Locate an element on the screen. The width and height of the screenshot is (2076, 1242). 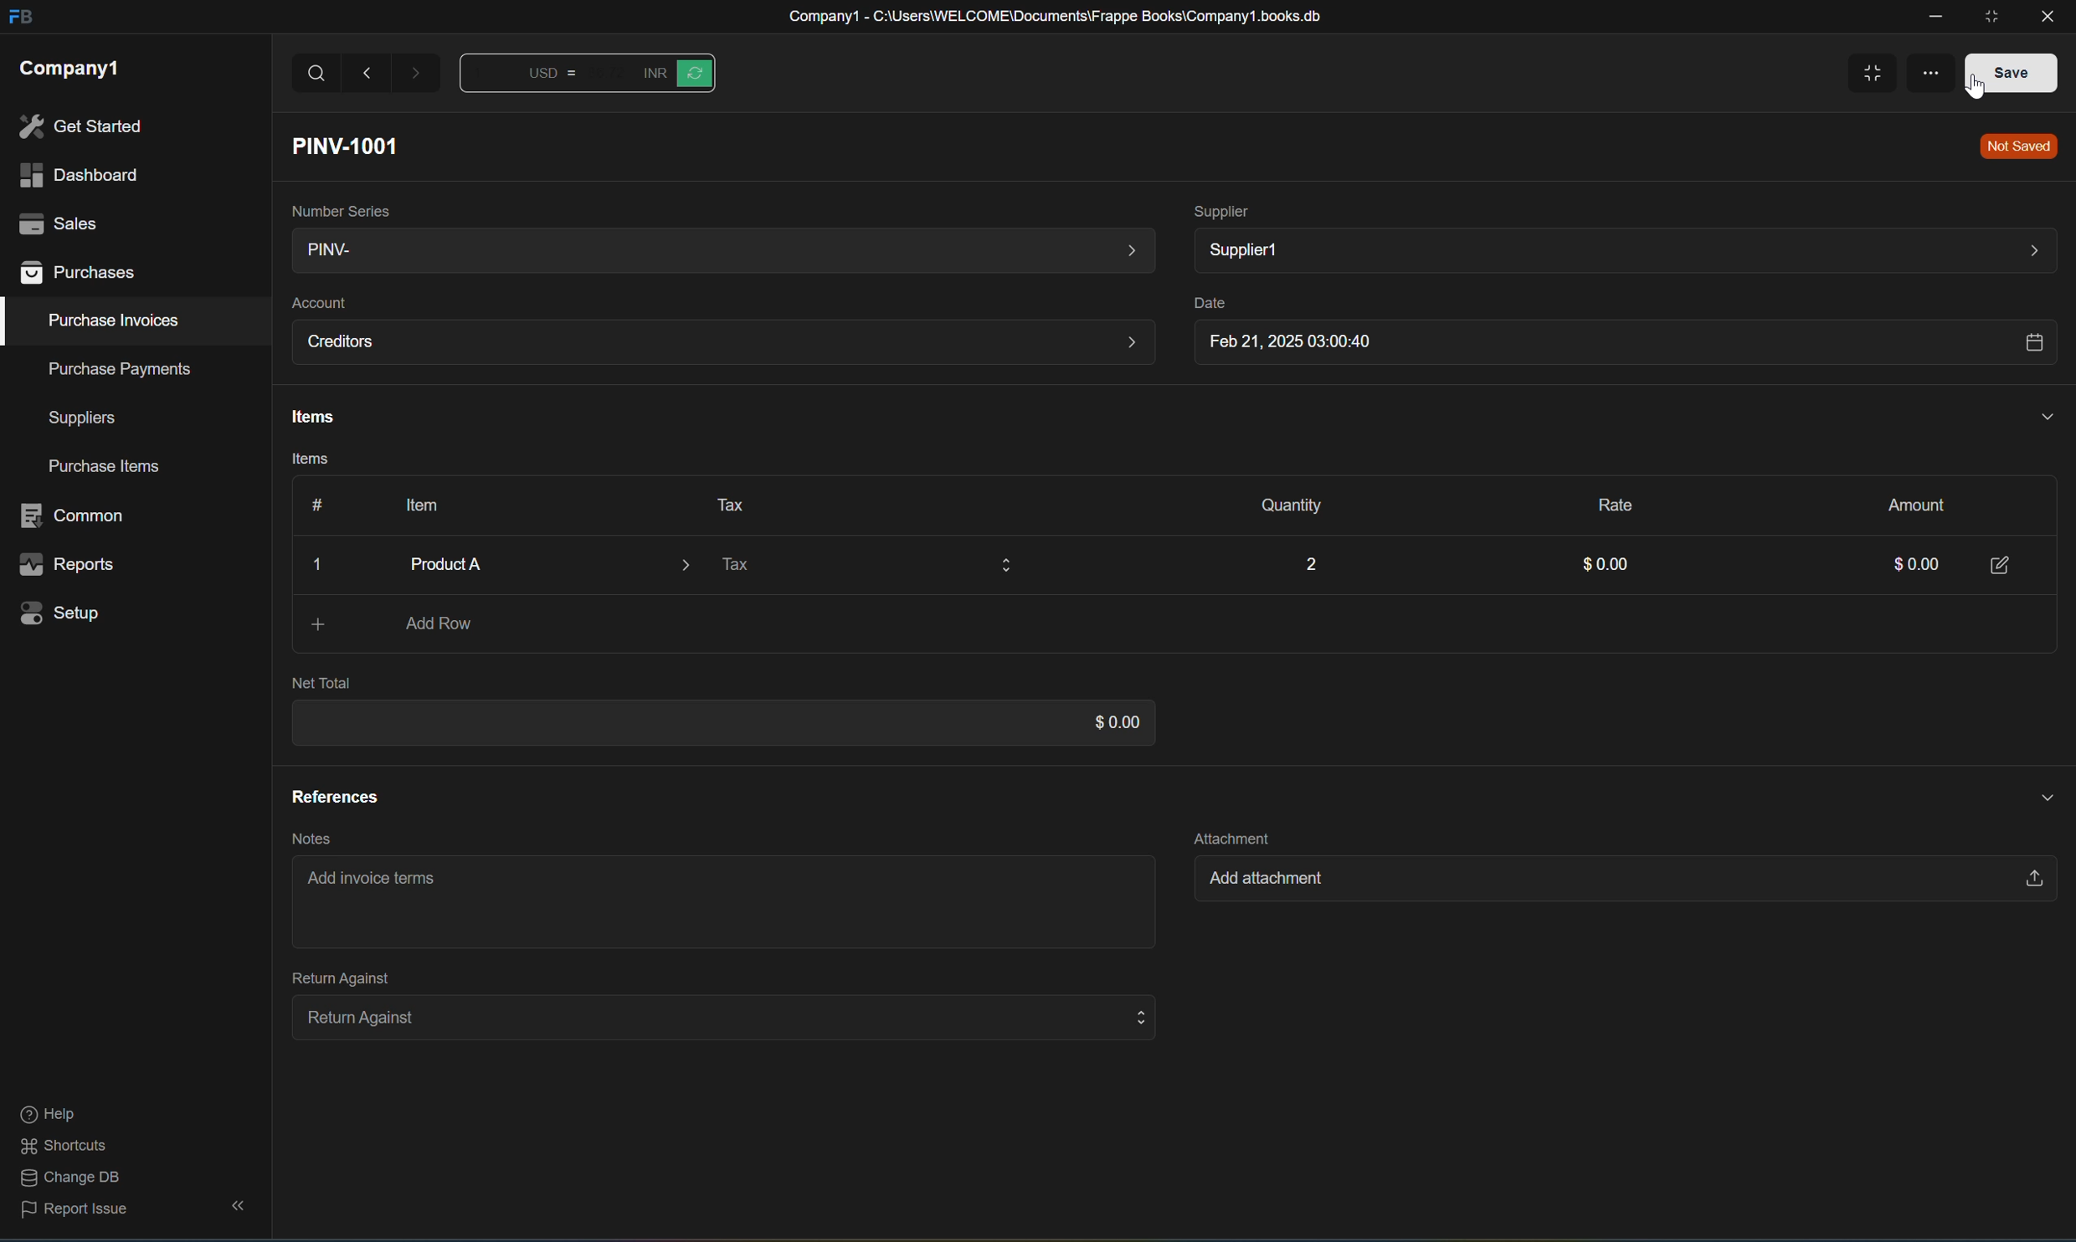
common is located at coordinates (77, 516).